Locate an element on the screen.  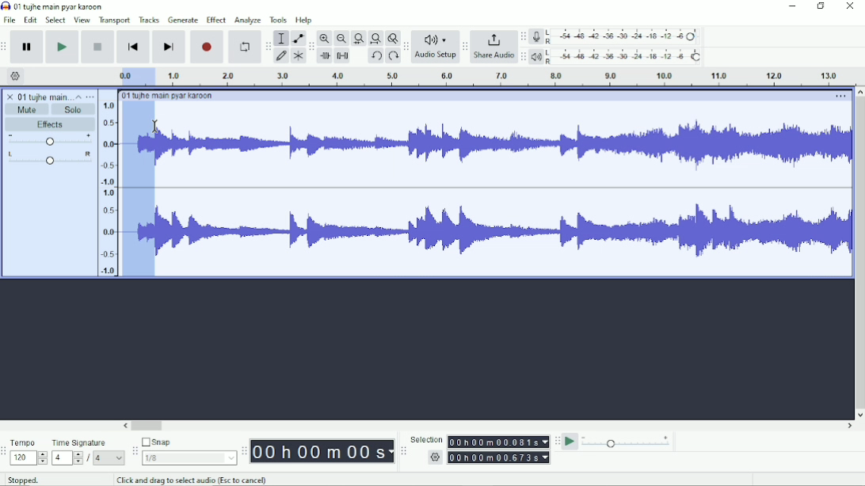
Record is located at coordinates (208, 47).